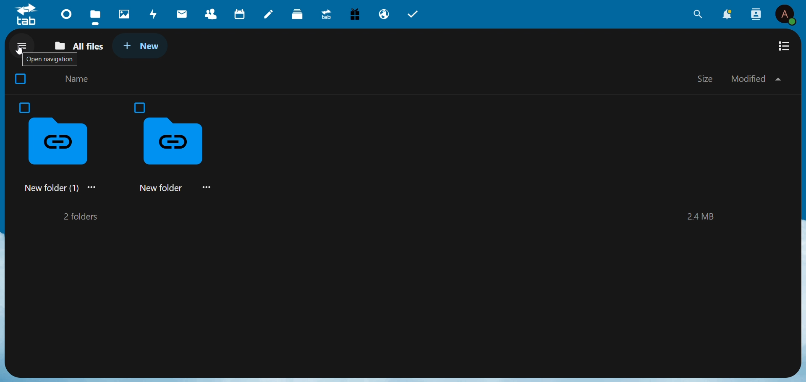 The image size is (806, 382). Describe the element at coordinates (49, 60) in the screenshot. I see `open navigation` at that location.